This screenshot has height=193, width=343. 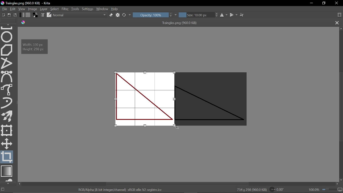 I want to click on Crop tool, so click(x=7, y=157).